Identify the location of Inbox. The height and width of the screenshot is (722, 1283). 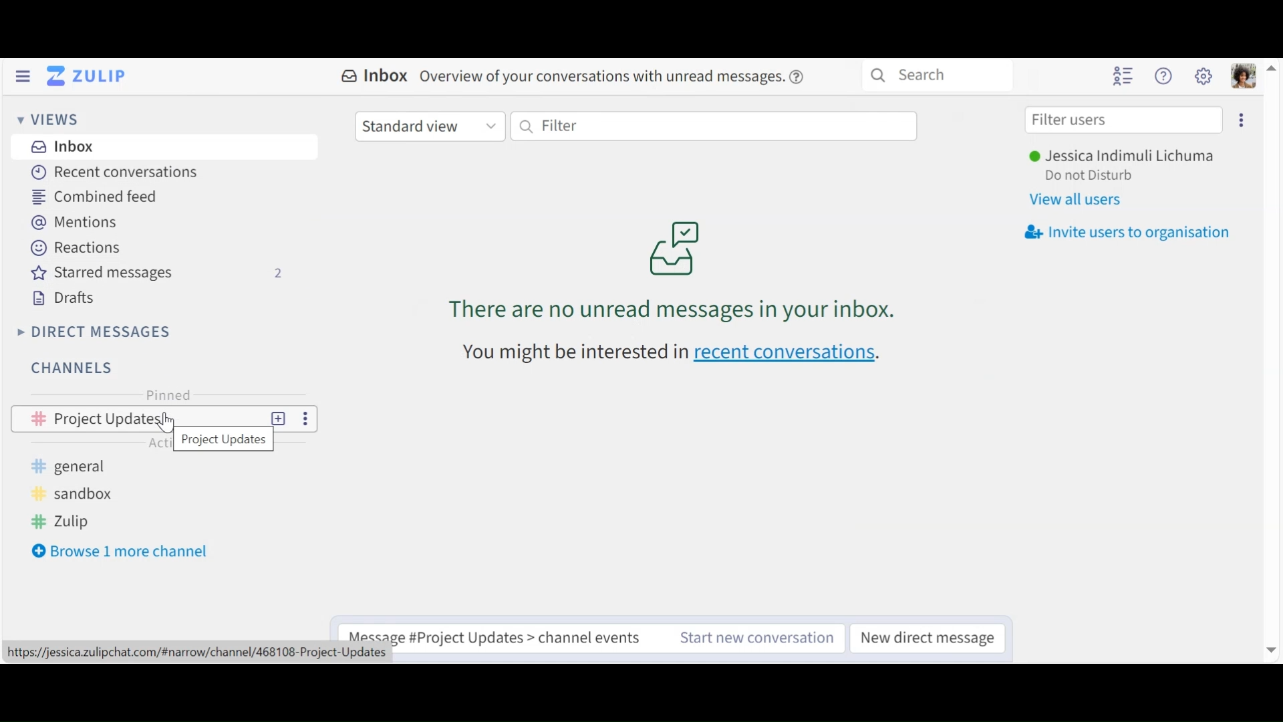
(585, 76).